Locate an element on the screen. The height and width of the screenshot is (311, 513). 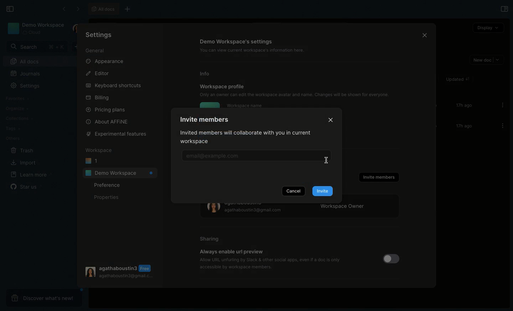
Experimental features is located at coordinates (116, 134).